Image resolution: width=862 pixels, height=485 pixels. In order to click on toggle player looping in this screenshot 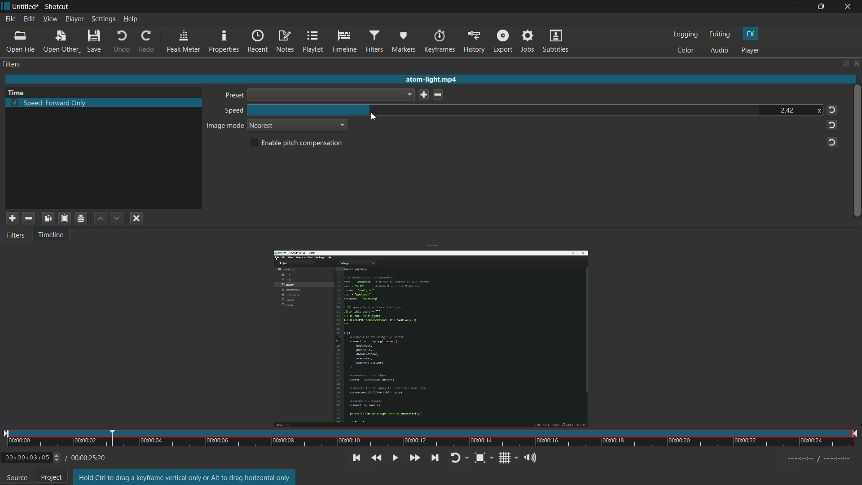, I will do `click(459, 458)`.